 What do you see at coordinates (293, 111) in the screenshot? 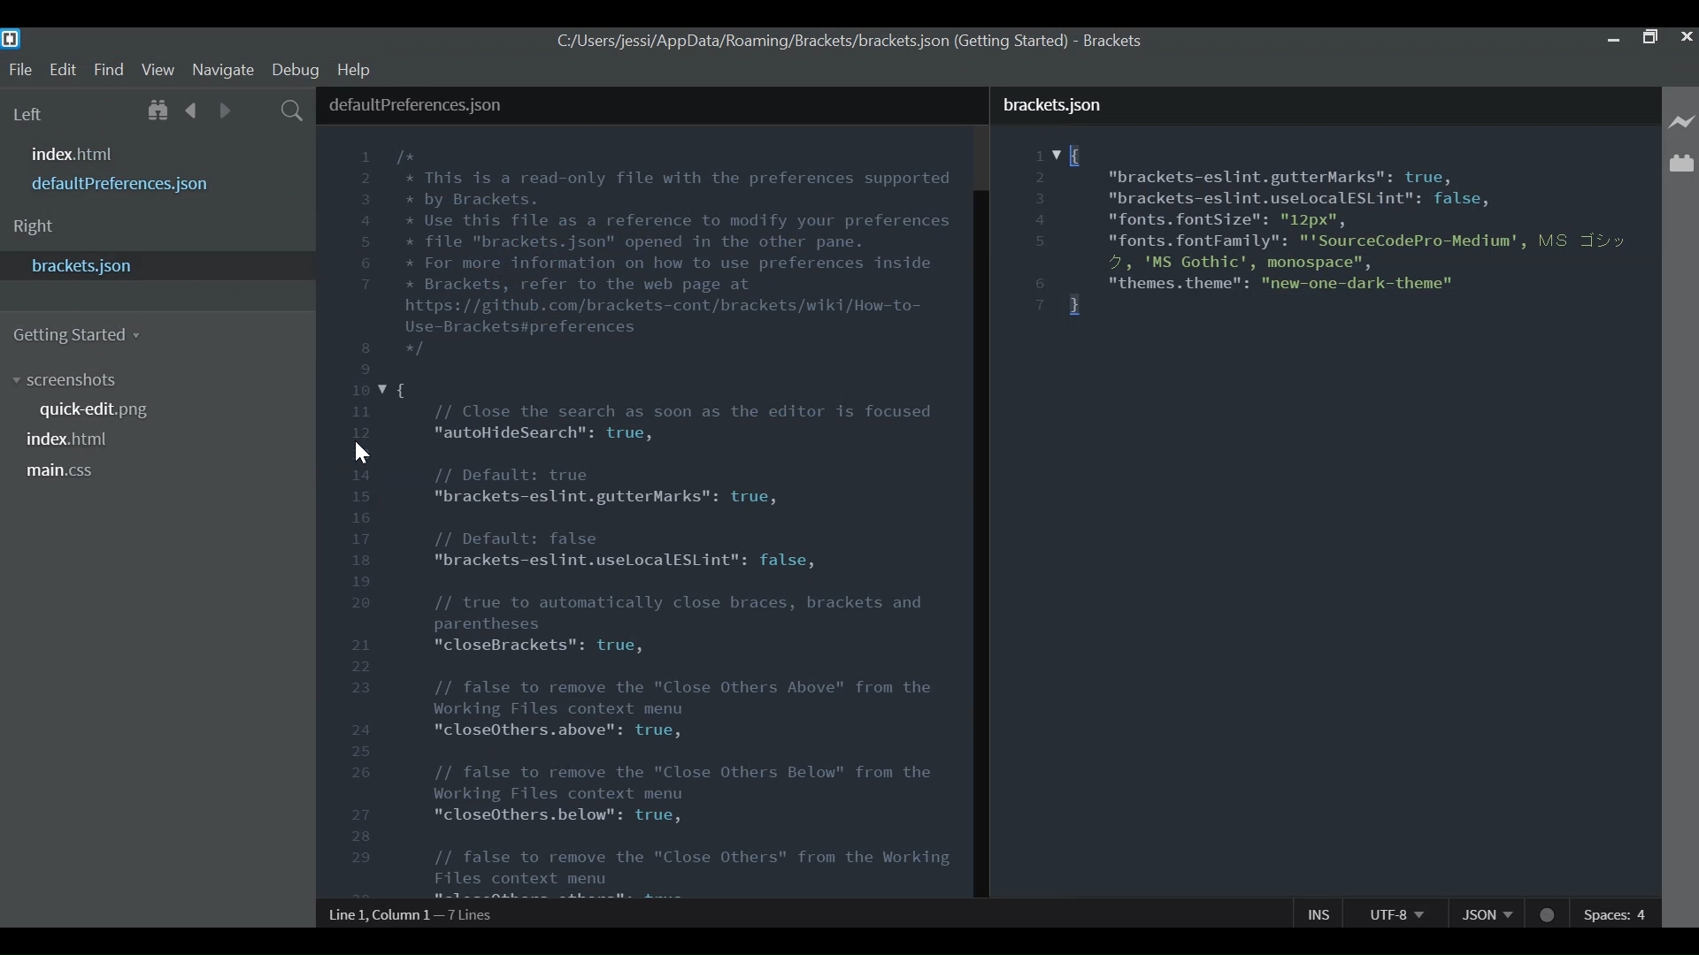
I see `Find` at bounding box center [293, 111].